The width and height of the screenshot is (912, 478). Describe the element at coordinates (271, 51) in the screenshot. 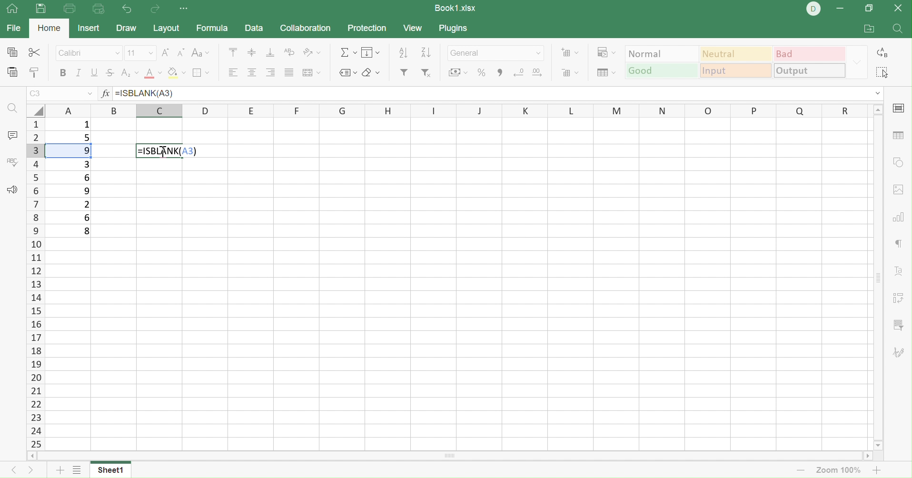

I see `Align bottom` at that location.